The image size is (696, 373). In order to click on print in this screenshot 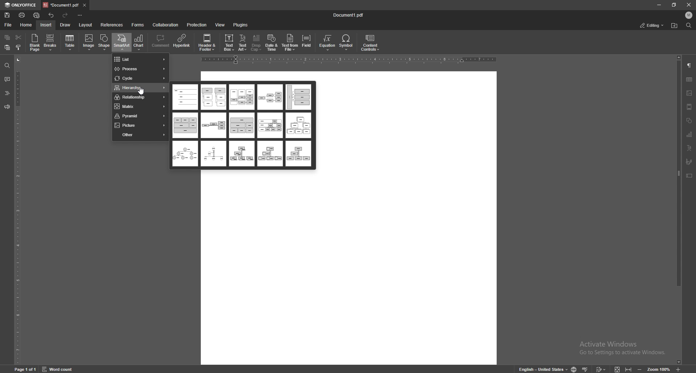, I will do `click(22, 15)`.